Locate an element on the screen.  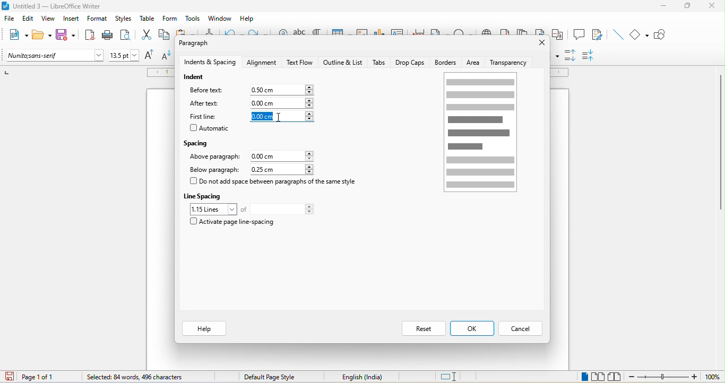
checkbox is located at coordinates (193, 127).